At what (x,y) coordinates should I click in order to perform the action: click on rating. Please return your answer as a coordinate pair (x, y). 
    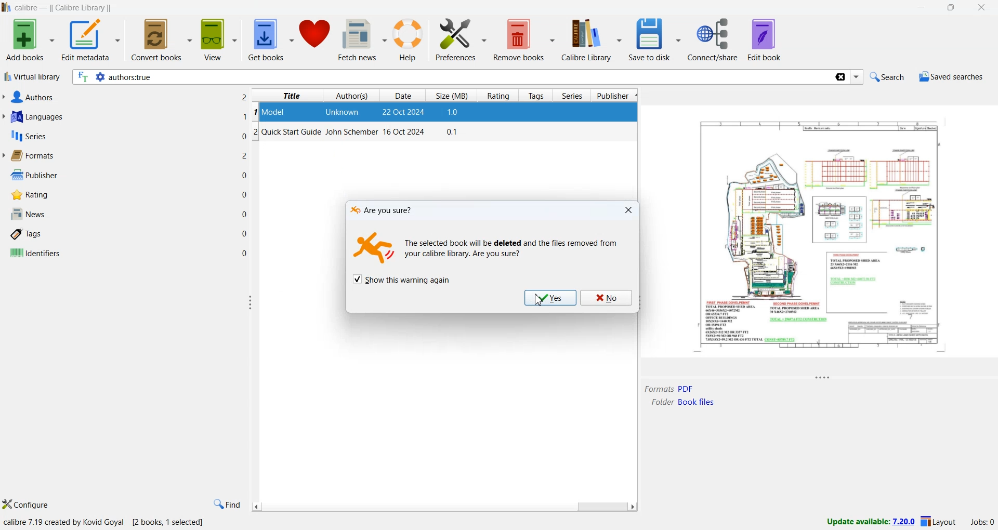
    Looking at the image, I should click on (498, 96).